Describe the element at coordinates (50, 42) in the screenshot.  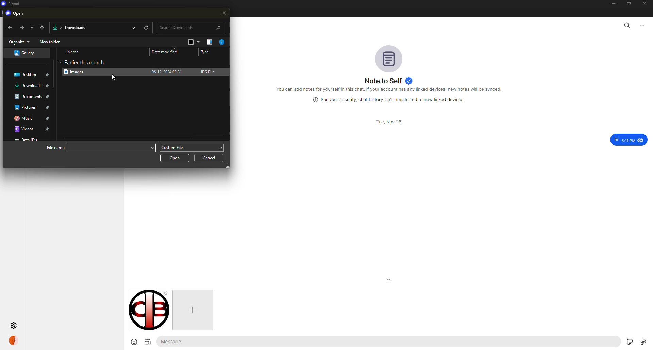
I see `new folder` at that location.